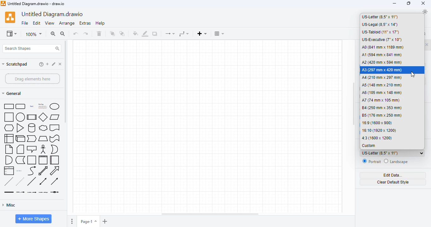 This screenshot has height=227, width=431. I want to click on parallelogram, so click(55, 117).